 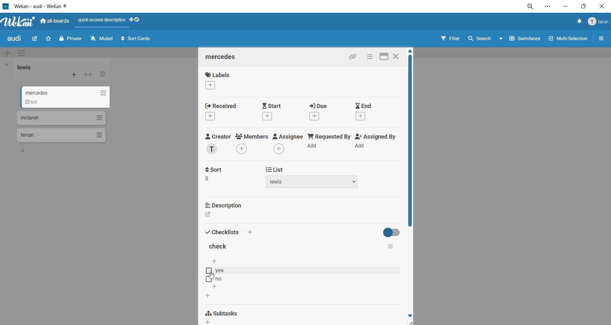 I want to click on close, so click(x=602, y=8).